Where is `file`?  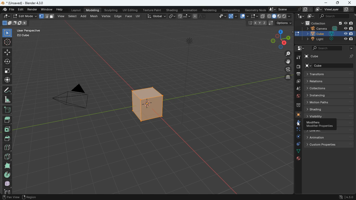
file is located at coordinates (8, 9).